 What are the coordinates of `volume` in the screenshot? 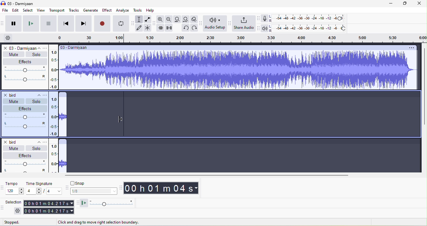 It's located at (24, 116).